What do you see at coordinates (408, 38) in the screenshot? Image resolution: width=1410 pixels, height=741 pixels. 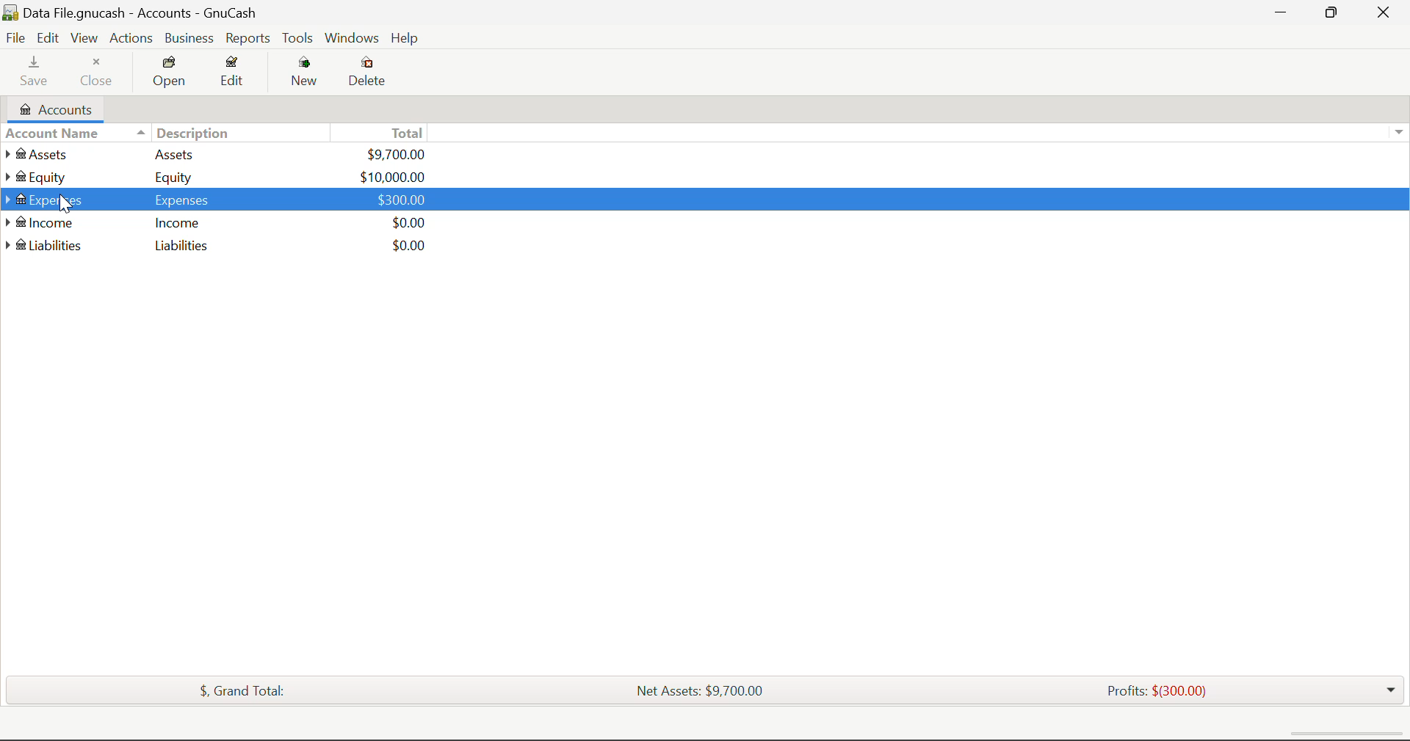 I see `Help` at bounding box center [408, 38].